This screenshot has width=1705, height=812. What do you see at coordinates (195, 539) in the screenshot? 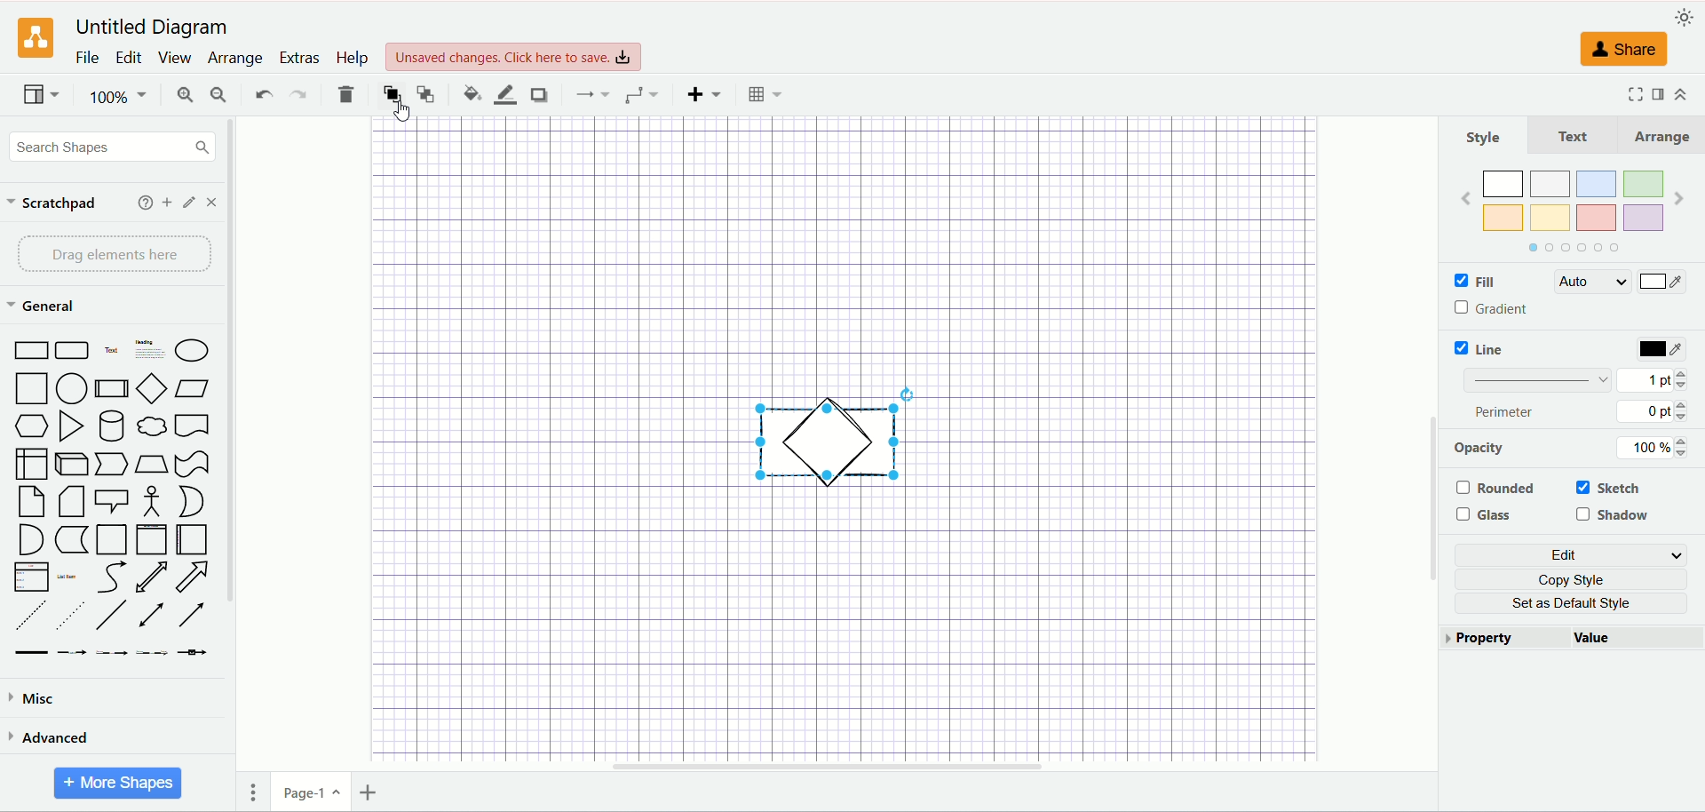
I see `Horizontal Container` at bounding box center [195, 539].